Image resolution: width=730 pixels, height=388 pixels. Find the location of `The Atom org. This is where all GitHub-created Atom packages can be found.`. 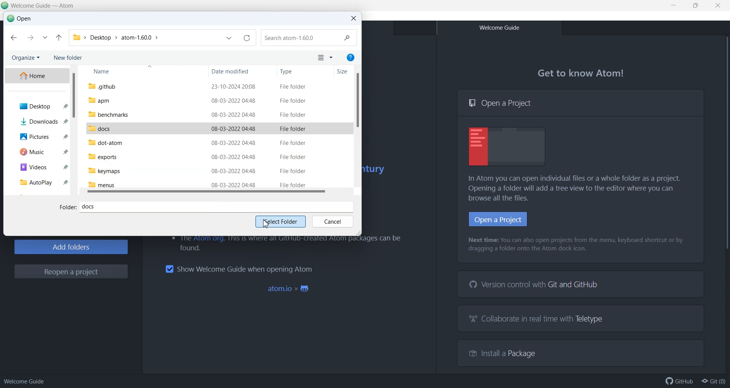

The Atom org. This is where all GitHub-created Atom packages can be found. is located at coordinates (283, 244).